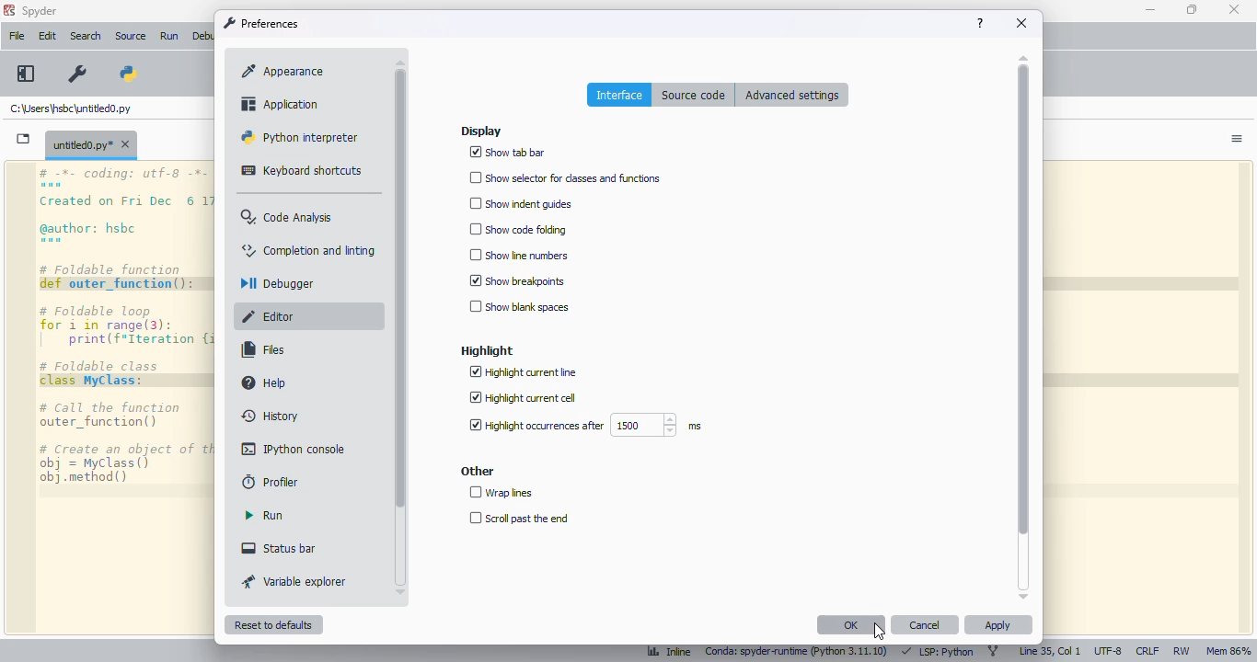 The width and height of the screenshot is (1257, 662). Describe the element at coordinates (518, 280) in the screenshot. I see `show breakpoints` at that location.